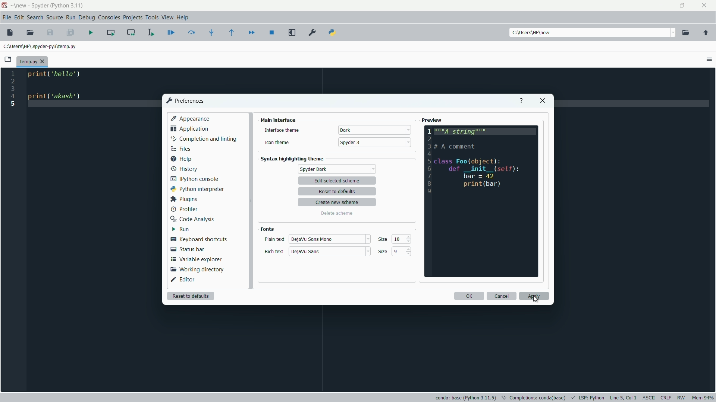  What do you see at coordinates (71, 17) in the screenshot?
I see `run menu` at bounding box center [71, 17].